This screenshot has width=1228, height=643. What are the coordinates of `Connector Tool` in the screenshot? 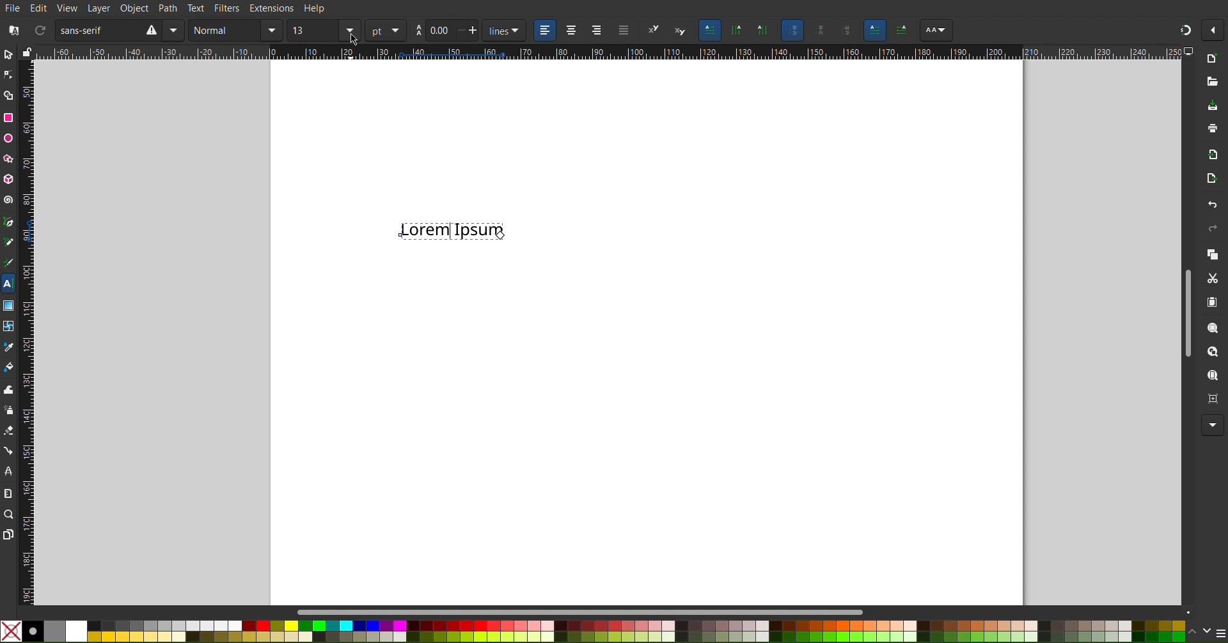 It's located at (8, 451).